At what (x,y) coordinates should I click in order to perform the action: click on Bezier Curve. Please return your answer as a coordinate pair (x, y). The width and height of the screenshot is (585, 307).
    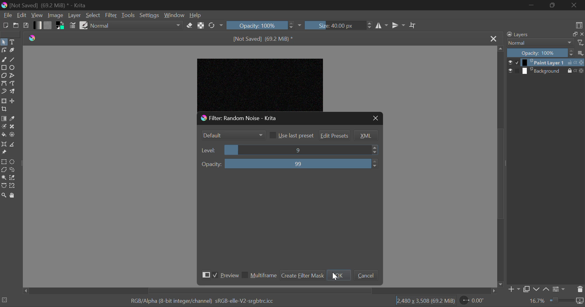
    Looking at the image, I should click on (4, 84).